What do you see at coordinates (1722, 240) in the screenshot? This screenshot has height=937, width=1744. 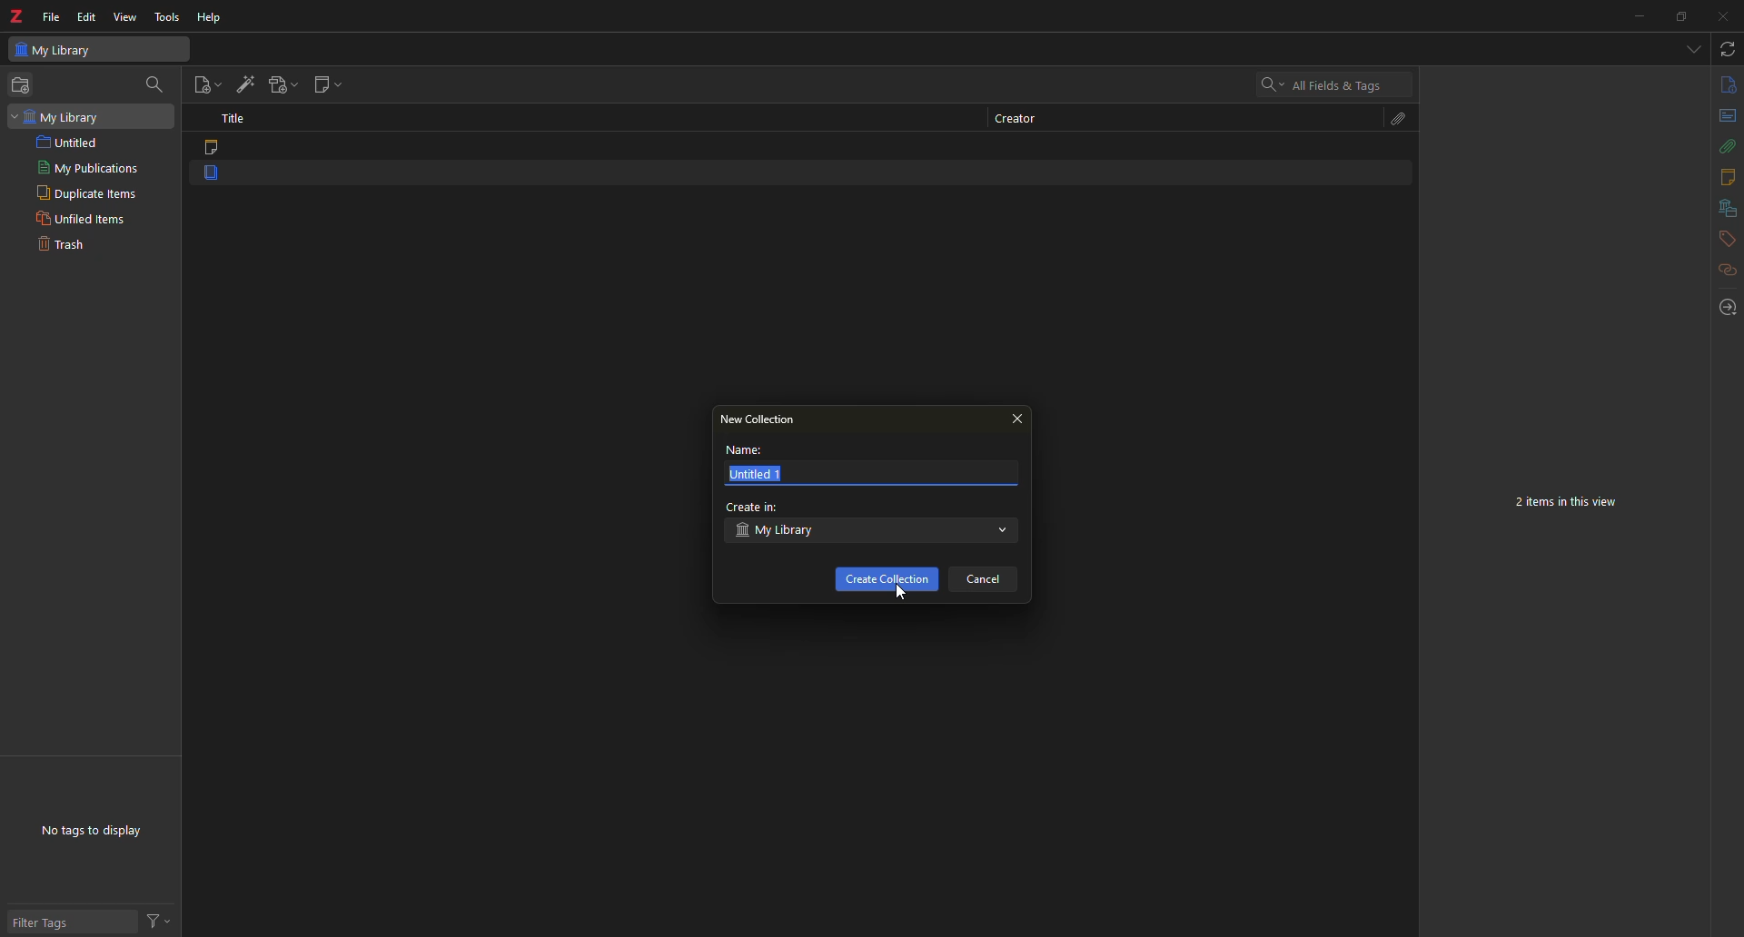 I see `tags` at bounding box center [1722, 240].